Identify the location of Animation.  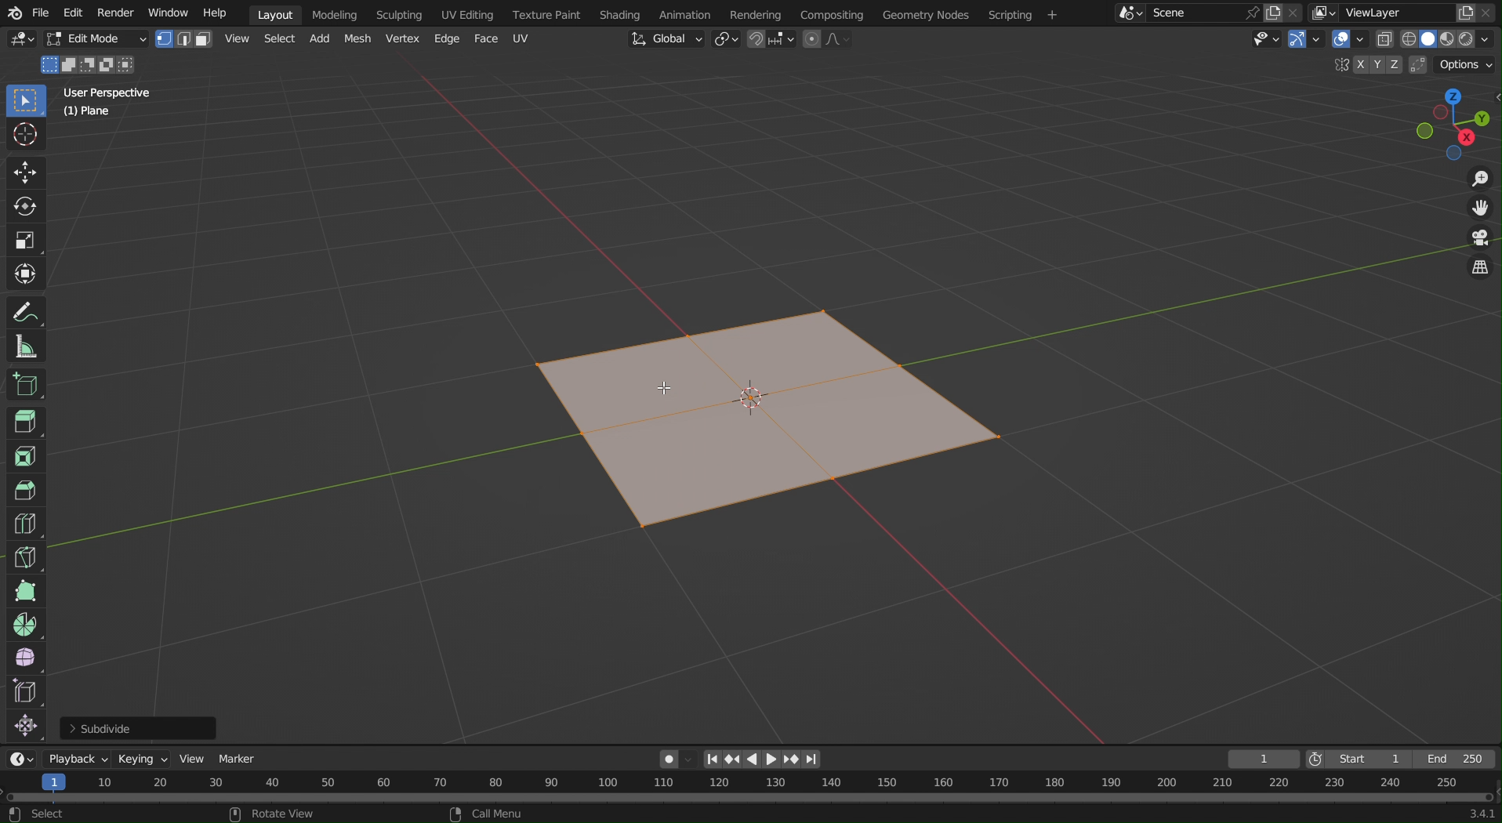
(686, 13).